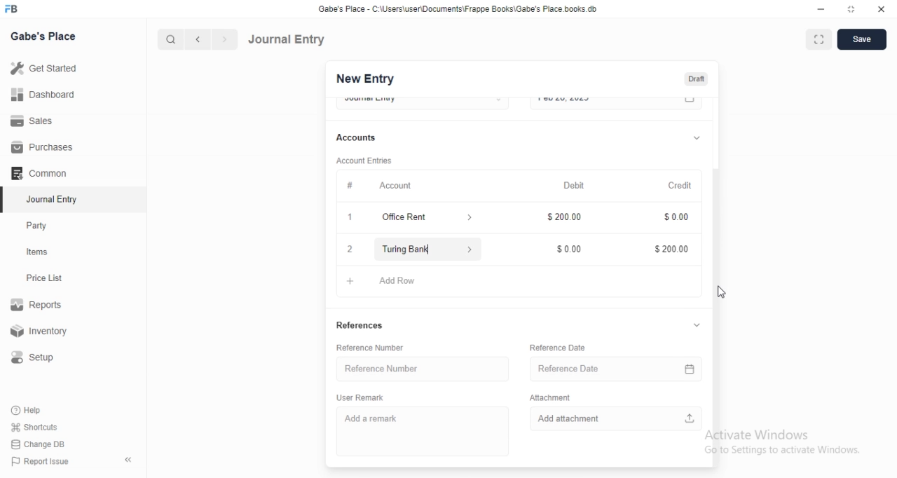 The width and height of the screenshot is (897, 478). I want to click on Debit, so click(575, 185).